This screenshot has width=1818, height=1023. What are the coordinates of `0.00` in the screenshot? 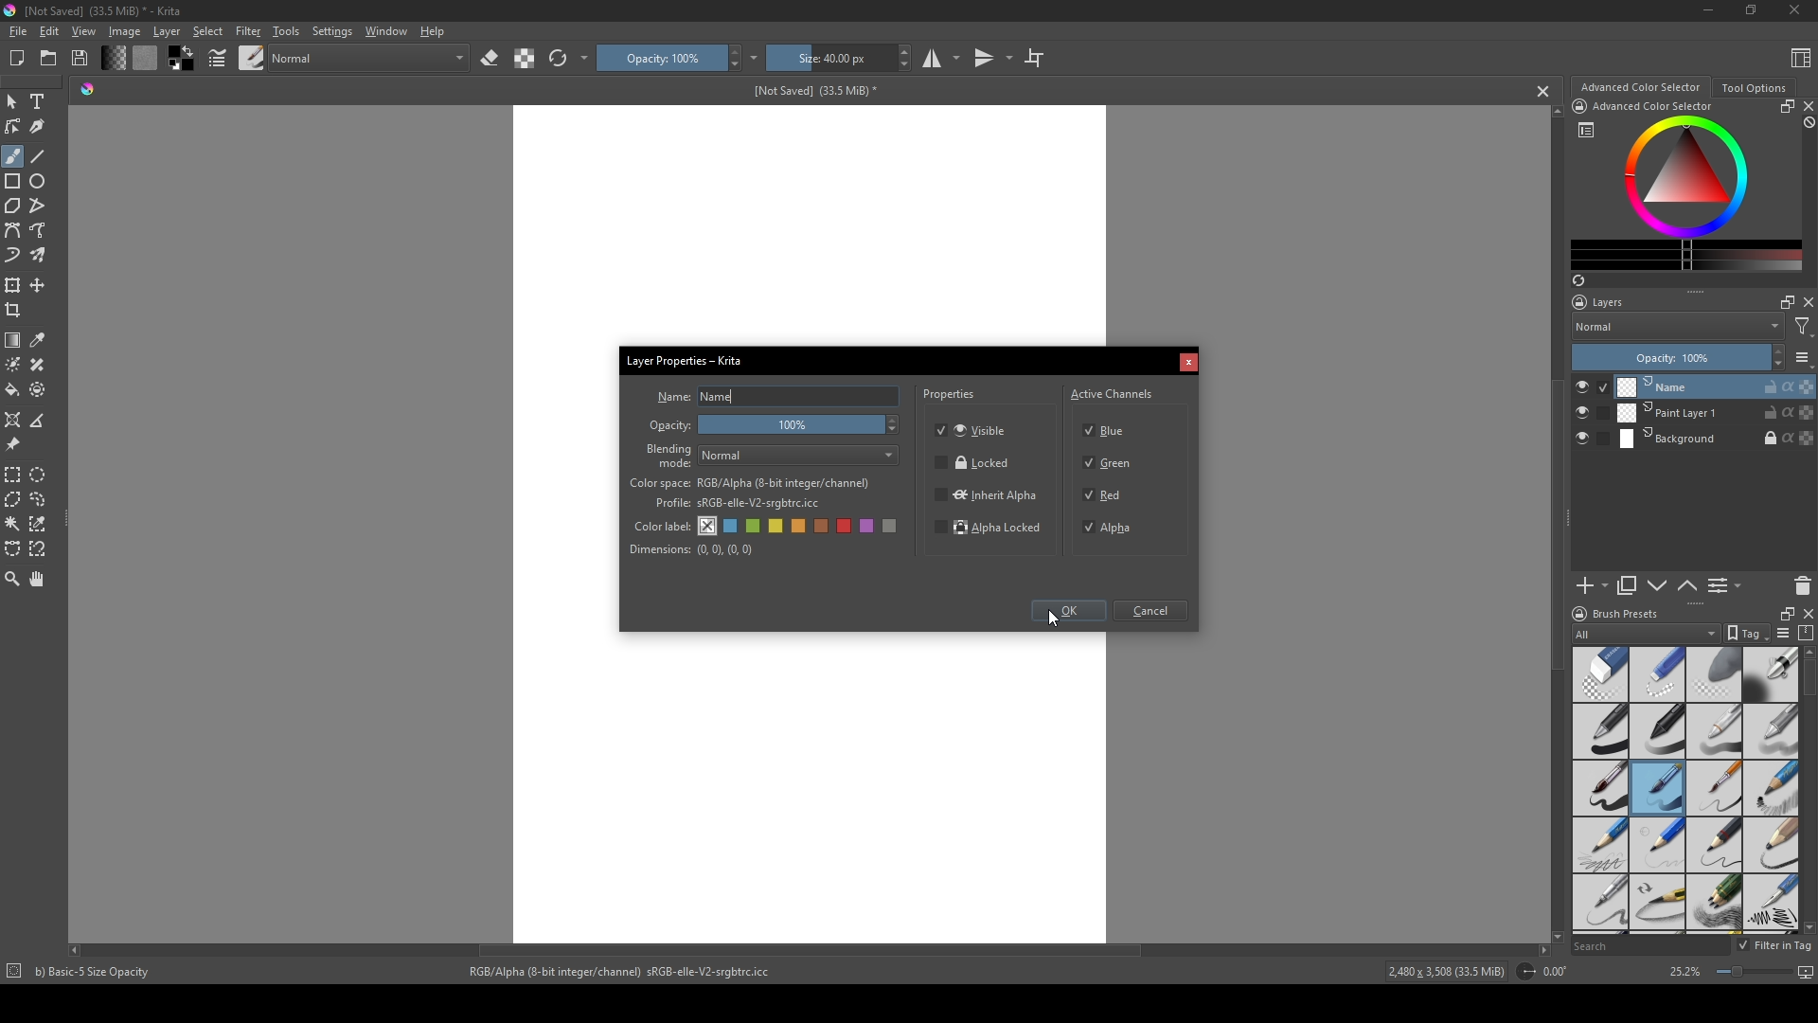 It's located at (1560, 972).